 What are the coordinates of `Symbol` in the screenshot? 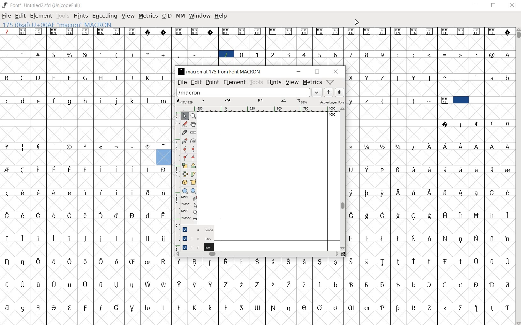 It's located at (132, 215).